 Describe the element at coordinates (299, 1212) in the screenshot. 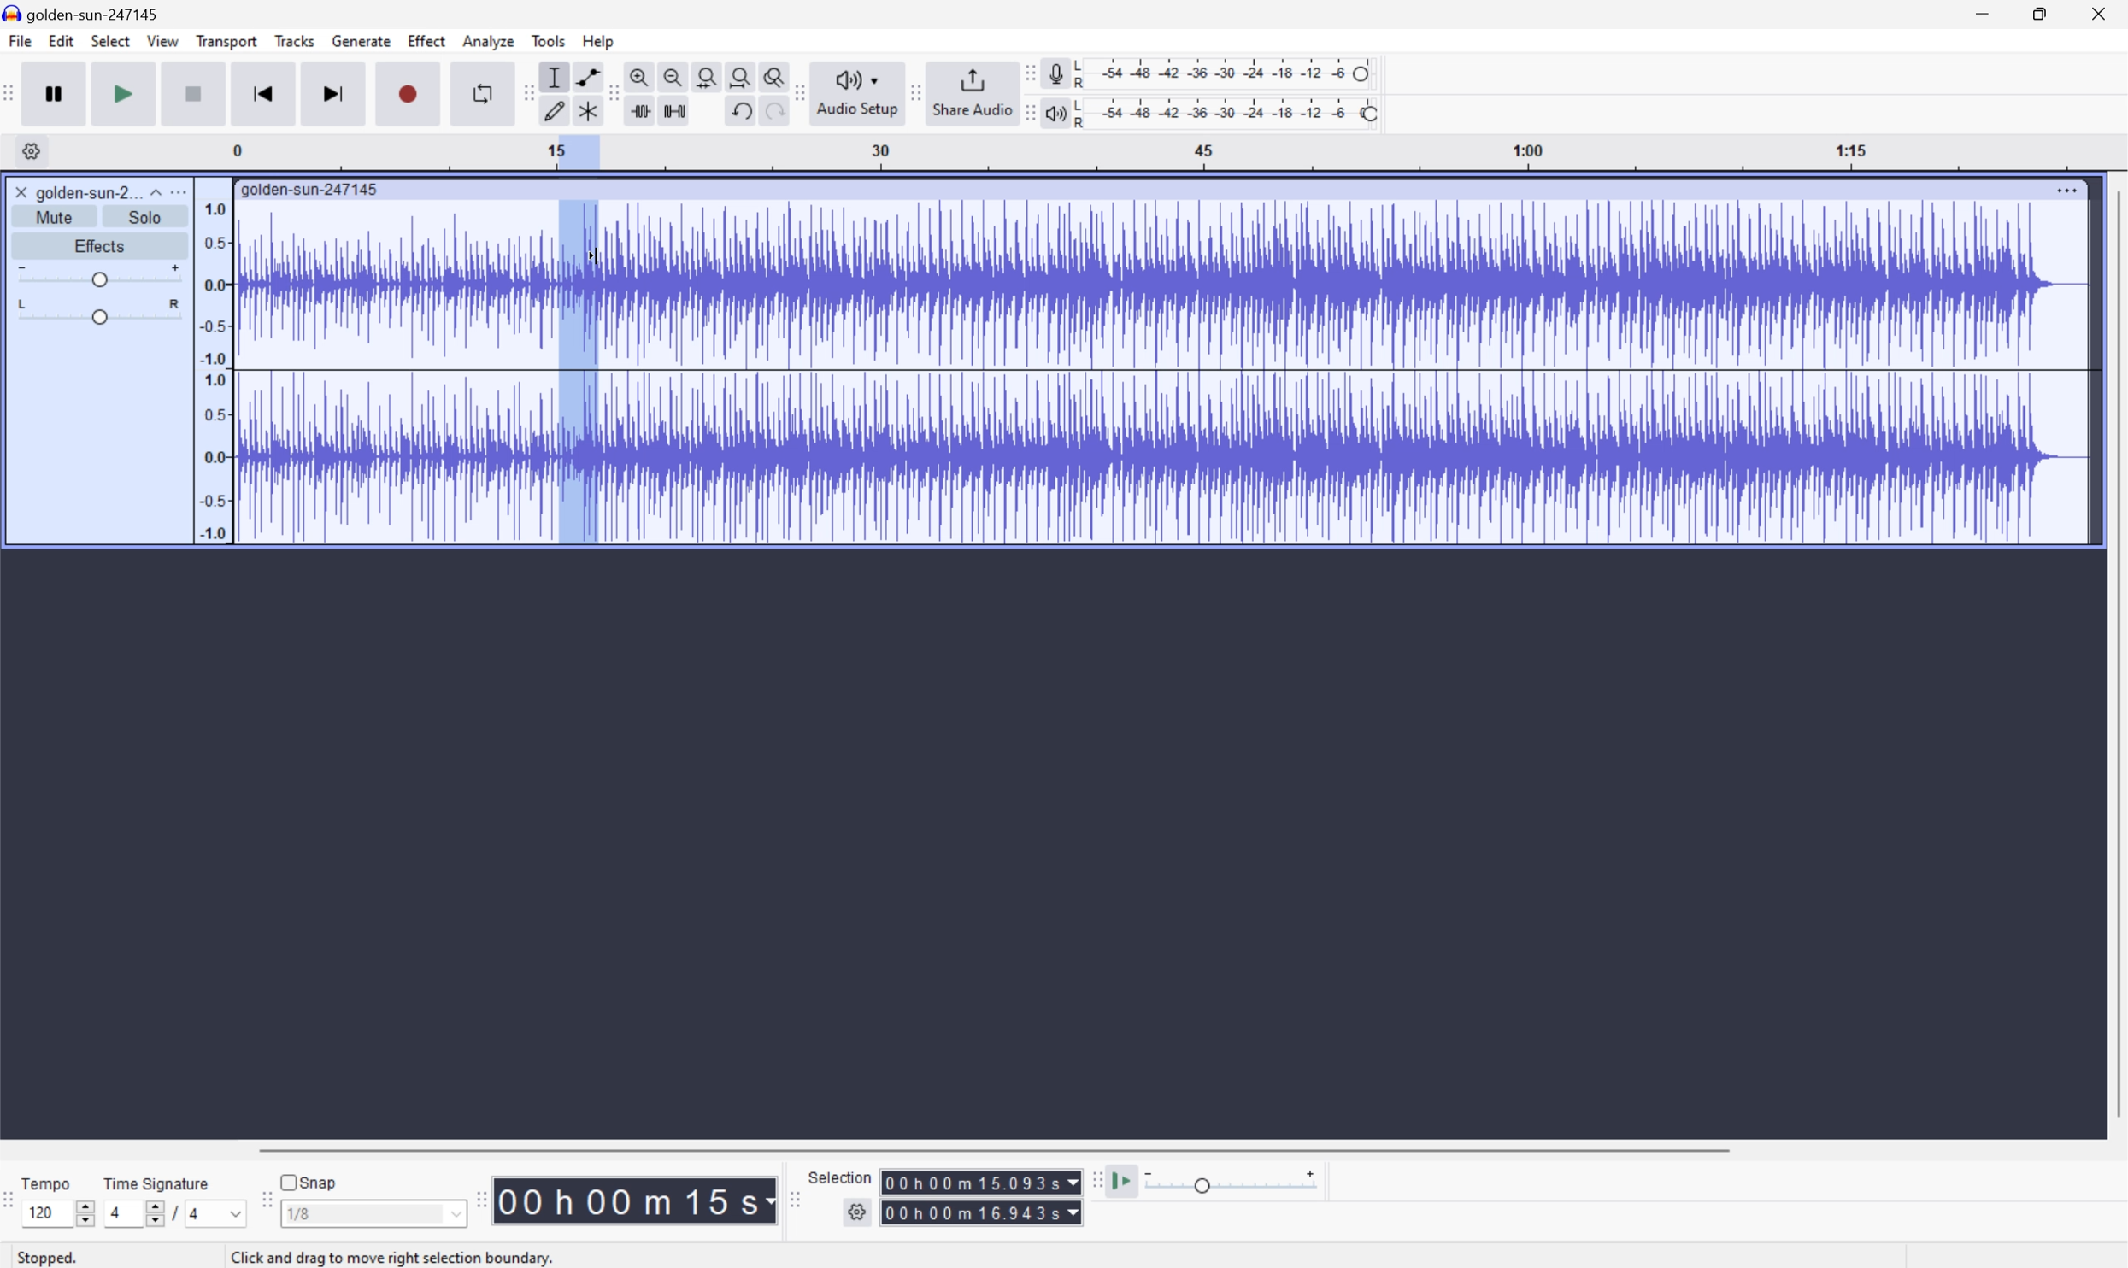

I see `1/8` at that location.